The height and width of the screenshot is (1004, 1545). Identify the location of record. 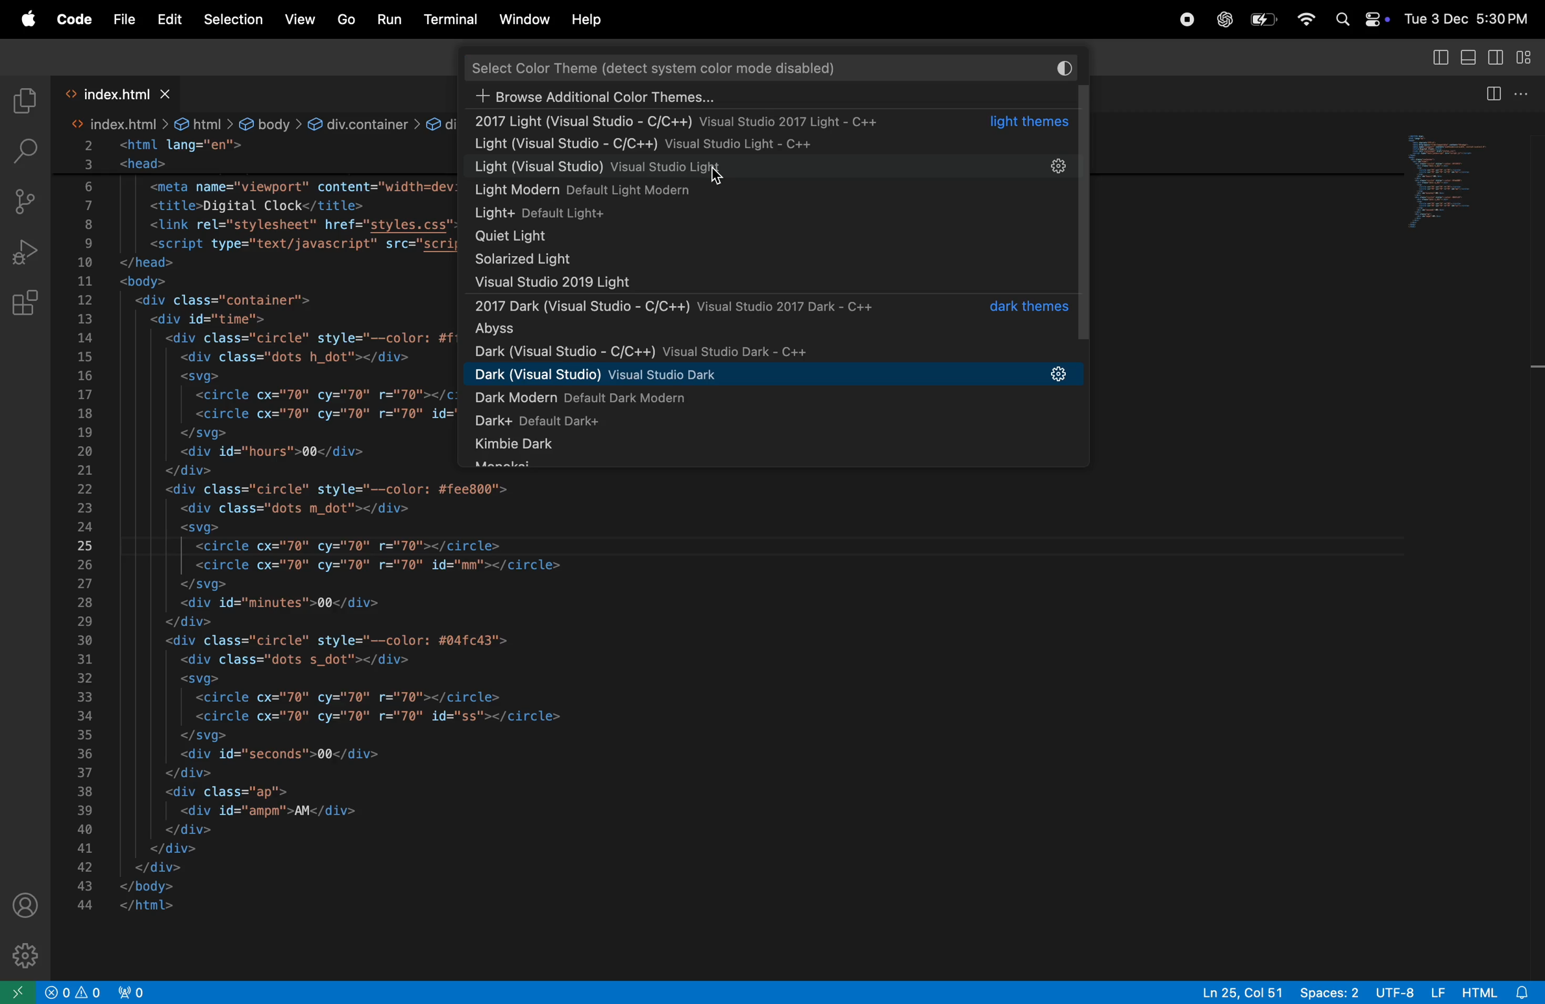
(1187, 18).